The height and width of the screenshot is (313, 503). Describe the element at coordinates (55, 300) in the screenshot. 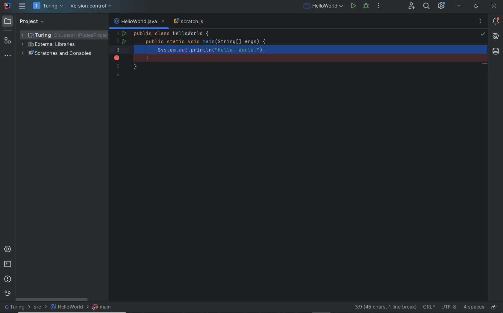

I see `scrollbar` at that location.